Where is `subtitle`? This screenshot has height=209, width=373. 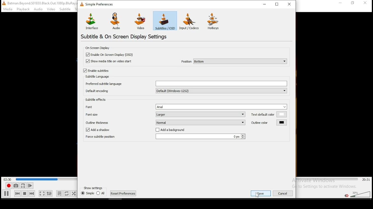
subtitle is located at coordinates (64, 9).